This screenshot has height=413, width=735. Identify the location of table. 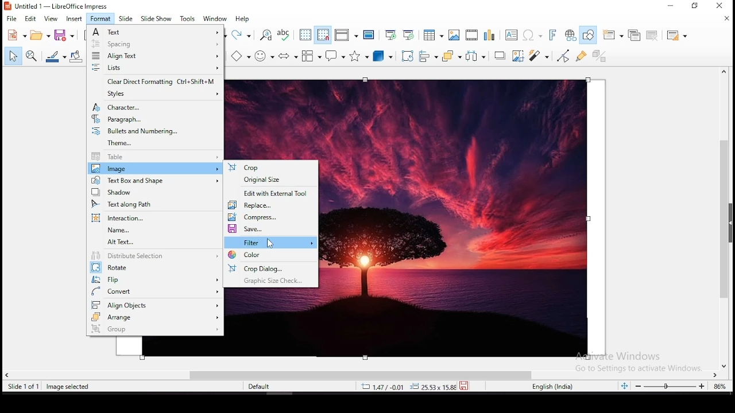
(155, 157).